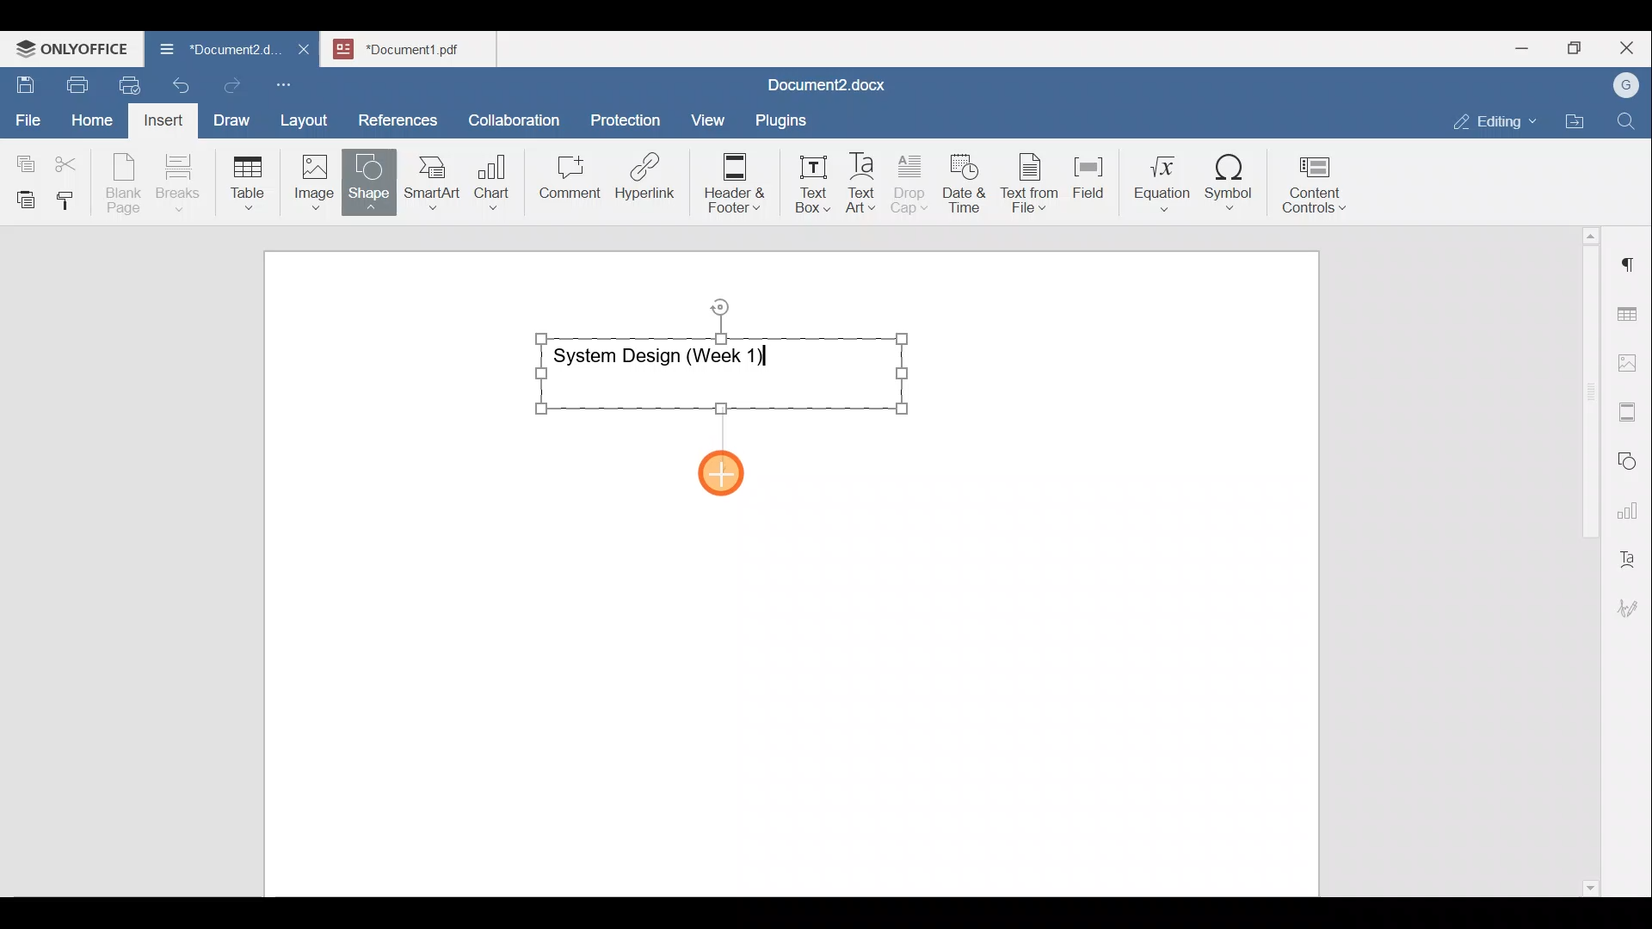  Describe the element at coordinates (371, 174) in the screenshot. I see `Shape` at that location.